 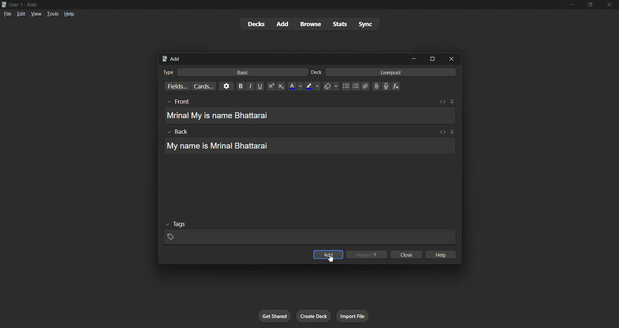 What do you see at coordinates (68, 14) in the screenshot?
I see `help` at bounding box center [68, 14].